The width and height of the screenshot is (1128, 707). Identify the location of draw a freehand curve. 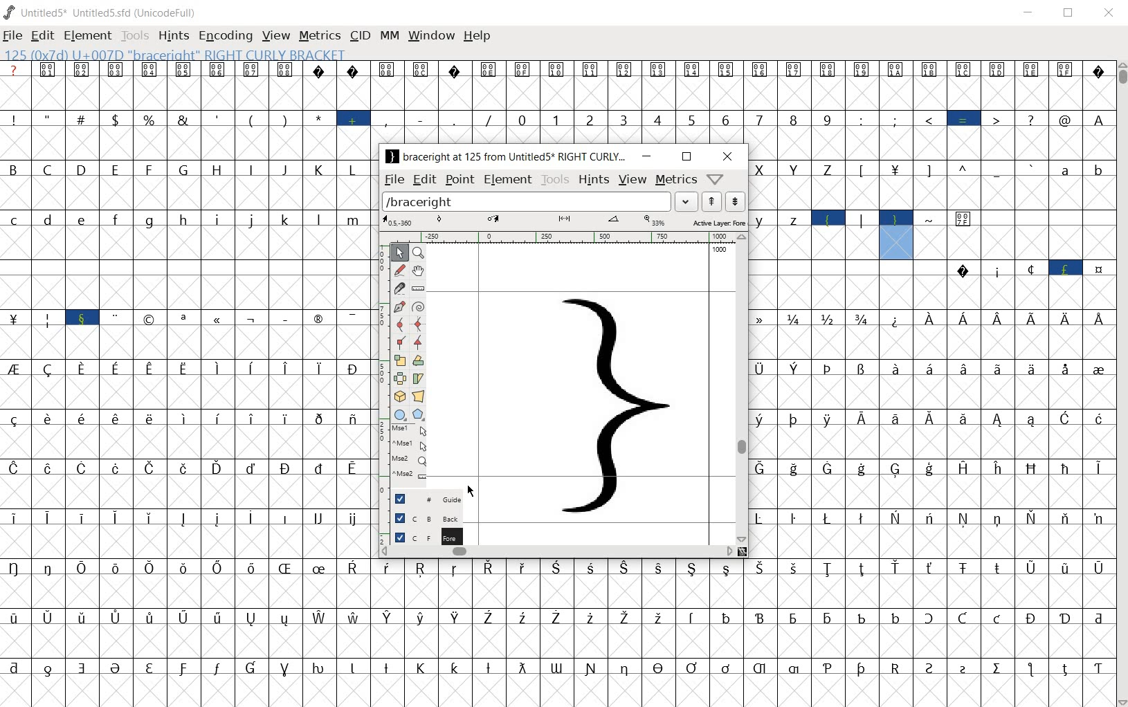
(399, 268).